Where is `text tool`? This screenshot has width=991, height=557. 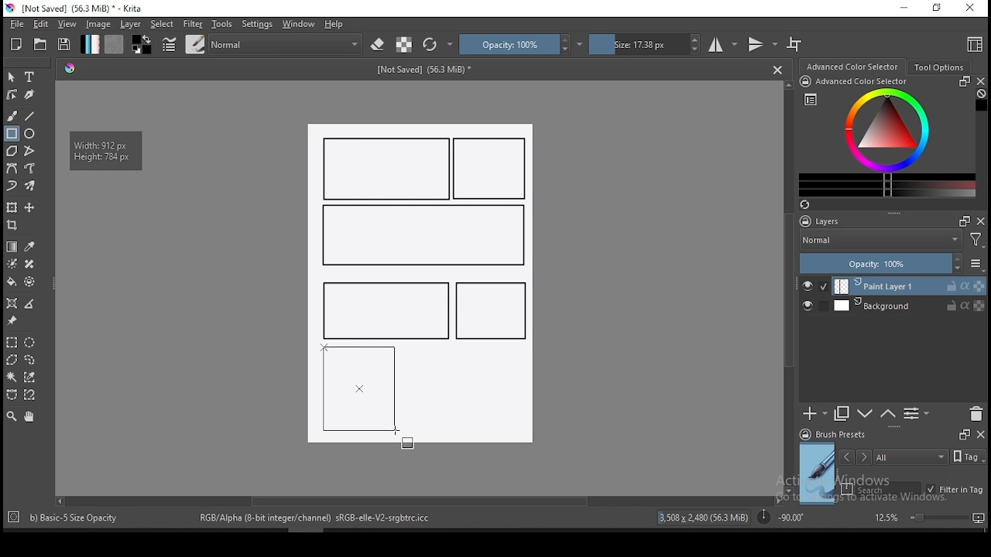 text tool is located at coordinates (30, 77).